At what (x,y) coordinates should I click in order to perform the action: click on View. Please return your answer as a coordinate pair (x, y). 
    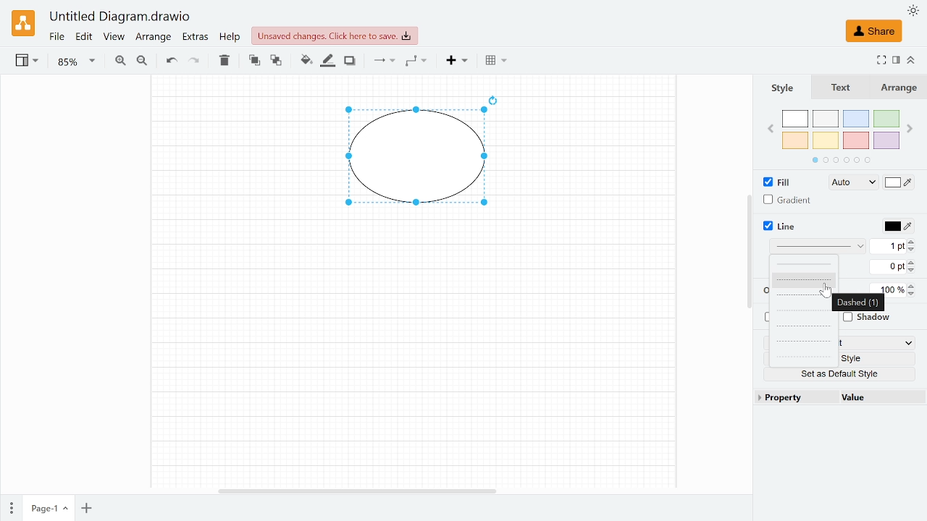
    Looking at the image, I should click on (28, 62).